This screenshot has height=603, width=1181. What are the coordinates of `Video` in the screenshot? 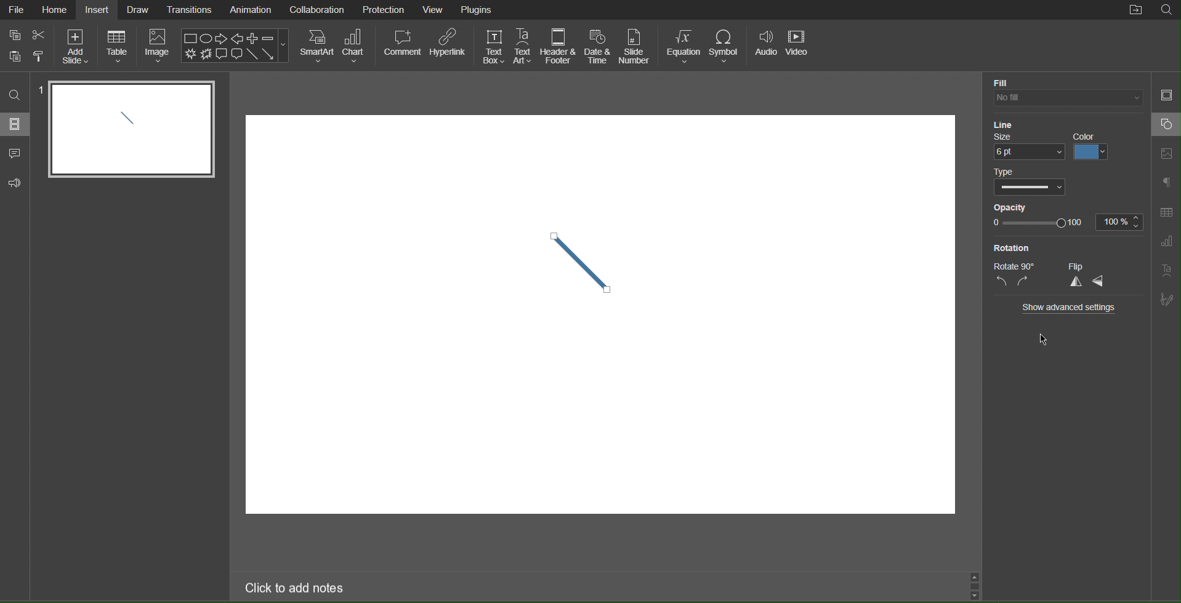 It's located at (800, 46).